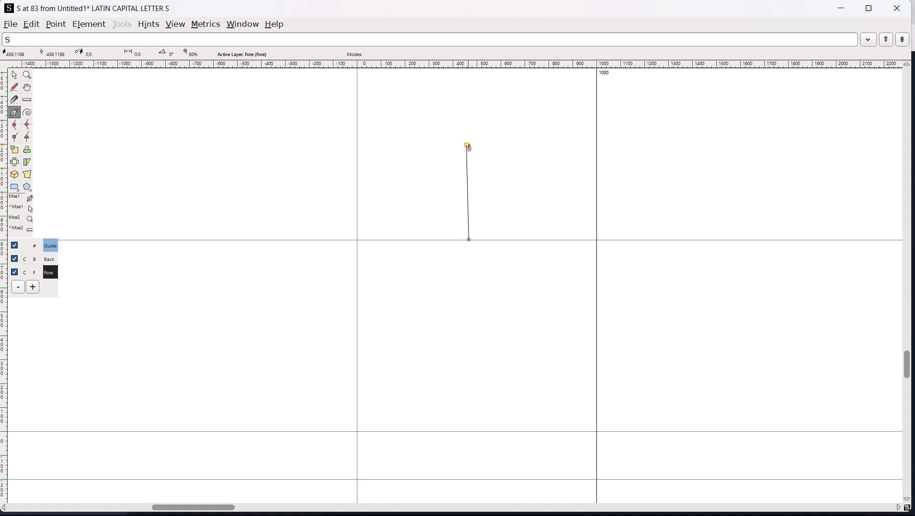  I want to click on add a tangent point, so click(27, 137).